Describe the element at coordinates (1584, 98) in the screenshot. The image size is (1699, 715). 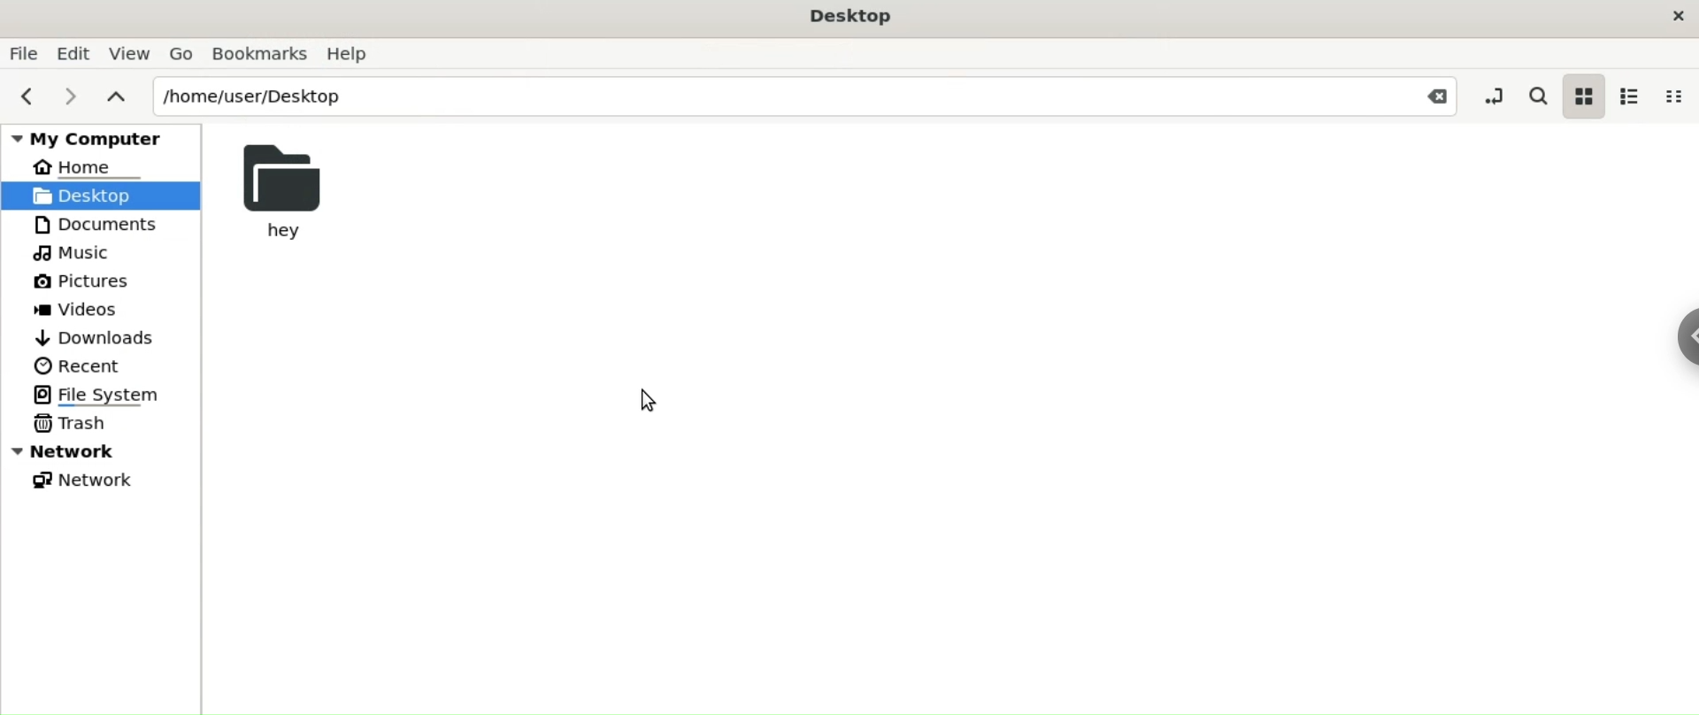
I see `icon view` at that location.